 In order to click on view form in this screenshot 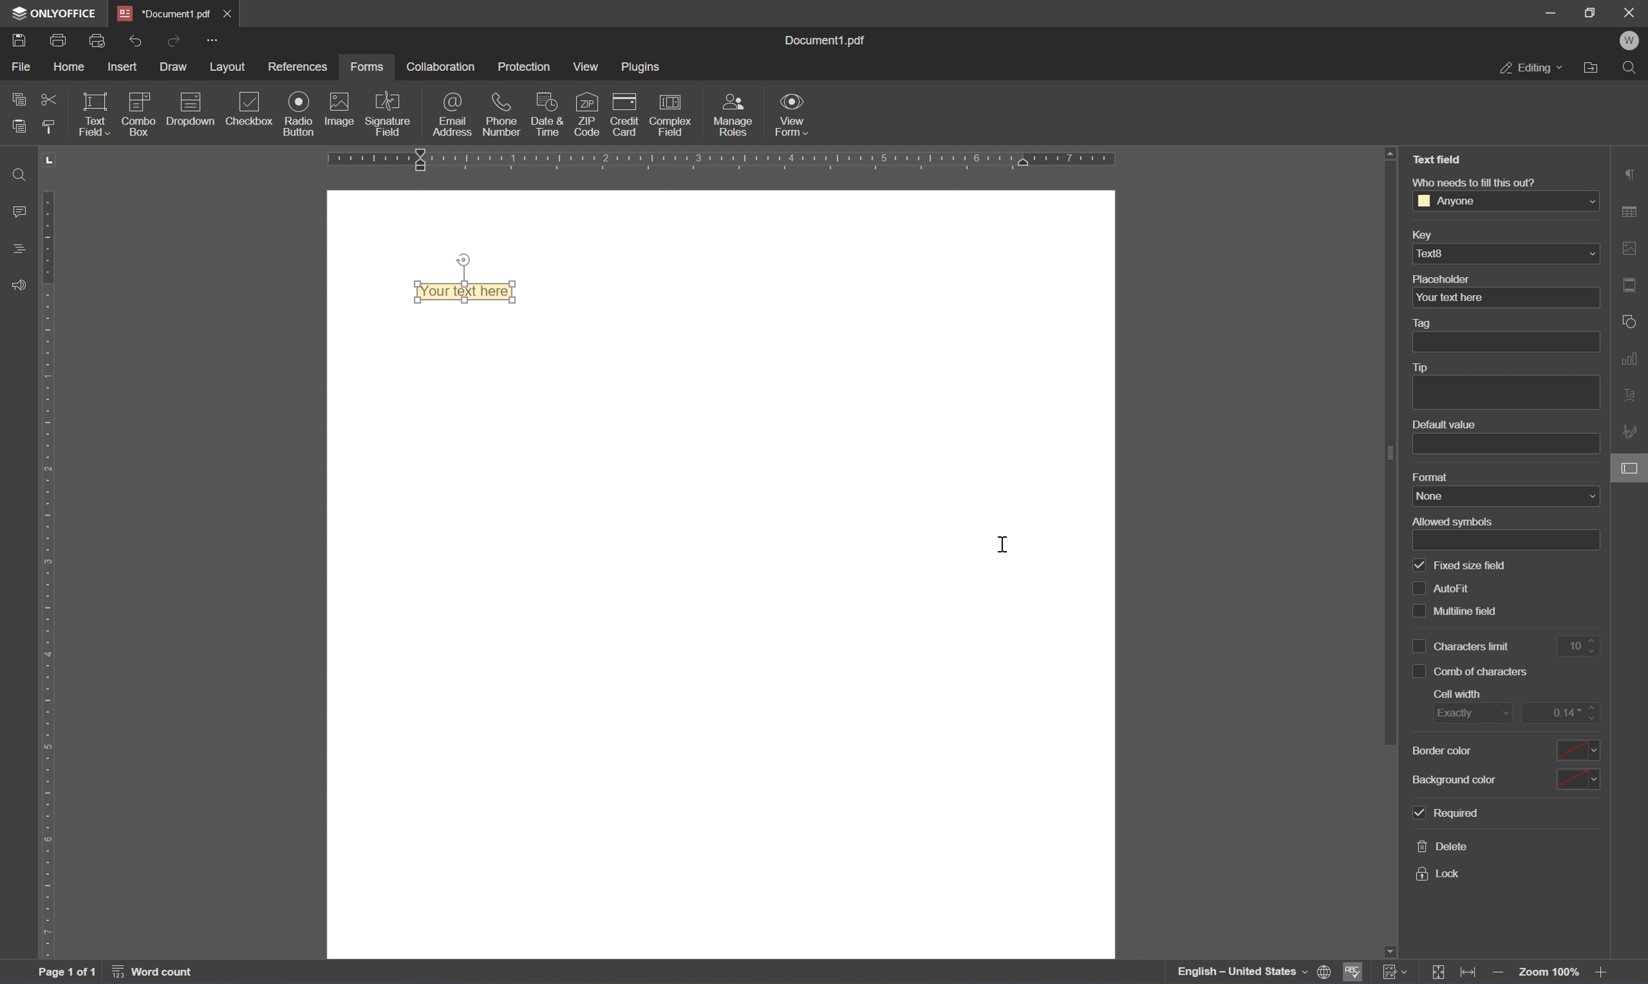, I will do `click(794, 114)`.